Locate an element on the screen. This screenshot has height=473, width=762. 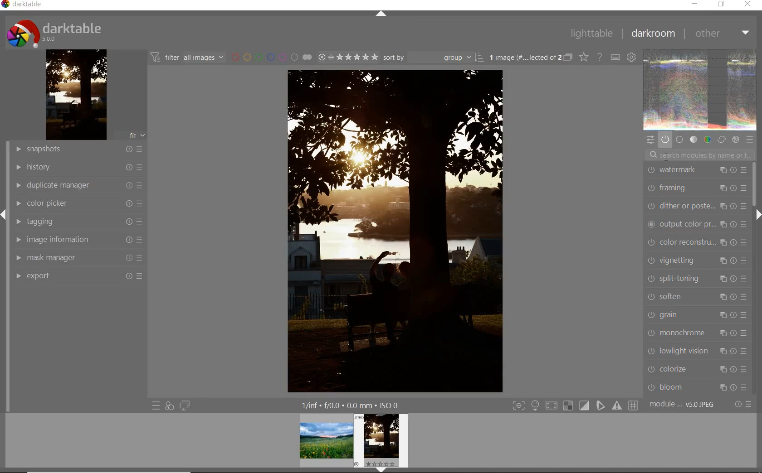
filter all images is located at coordinates (188, 58).